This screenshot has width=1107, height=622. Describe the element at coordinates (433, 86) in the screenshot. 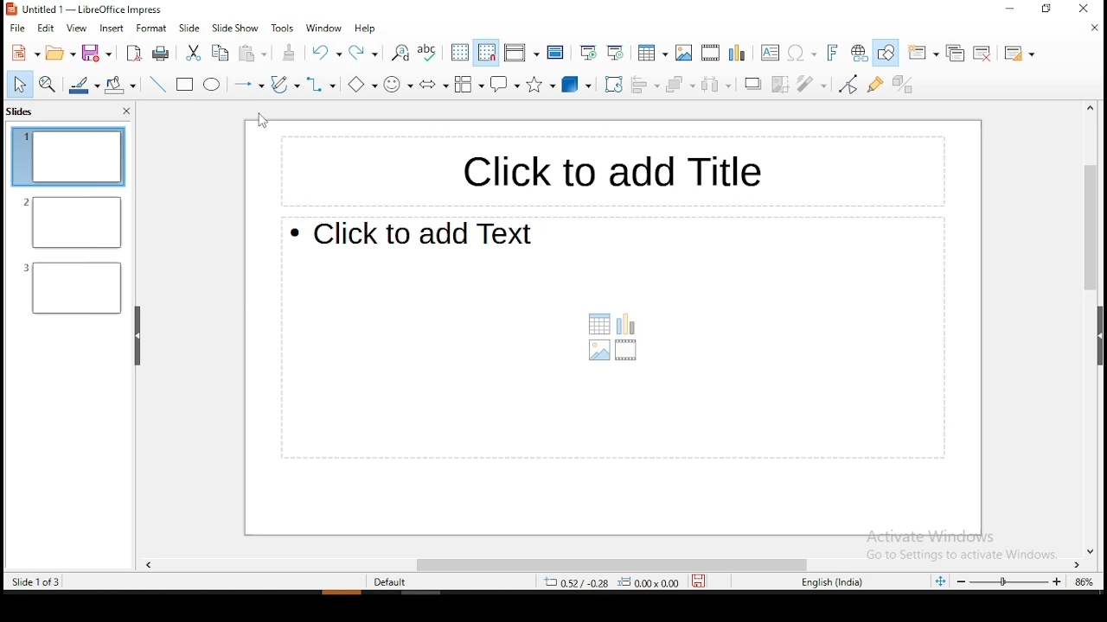

I see `` at that location.